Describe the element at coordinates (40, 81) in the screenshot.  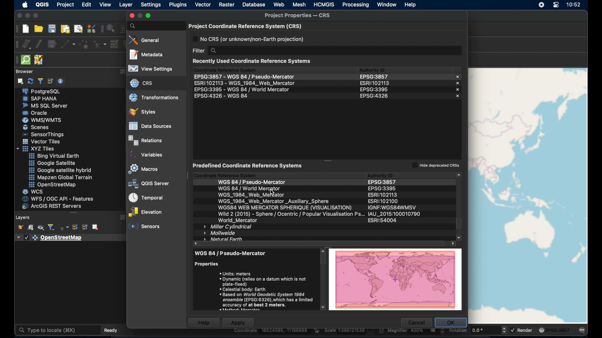
I see `filter browser` at that location.